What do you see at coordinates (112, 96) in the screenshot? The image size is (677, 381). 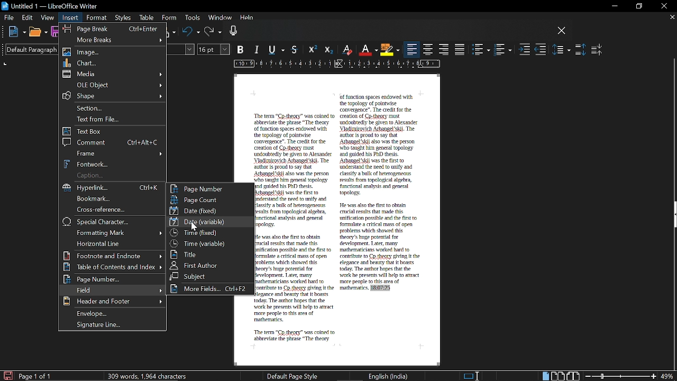 I see `Shape` at bounding box center [112, 96].